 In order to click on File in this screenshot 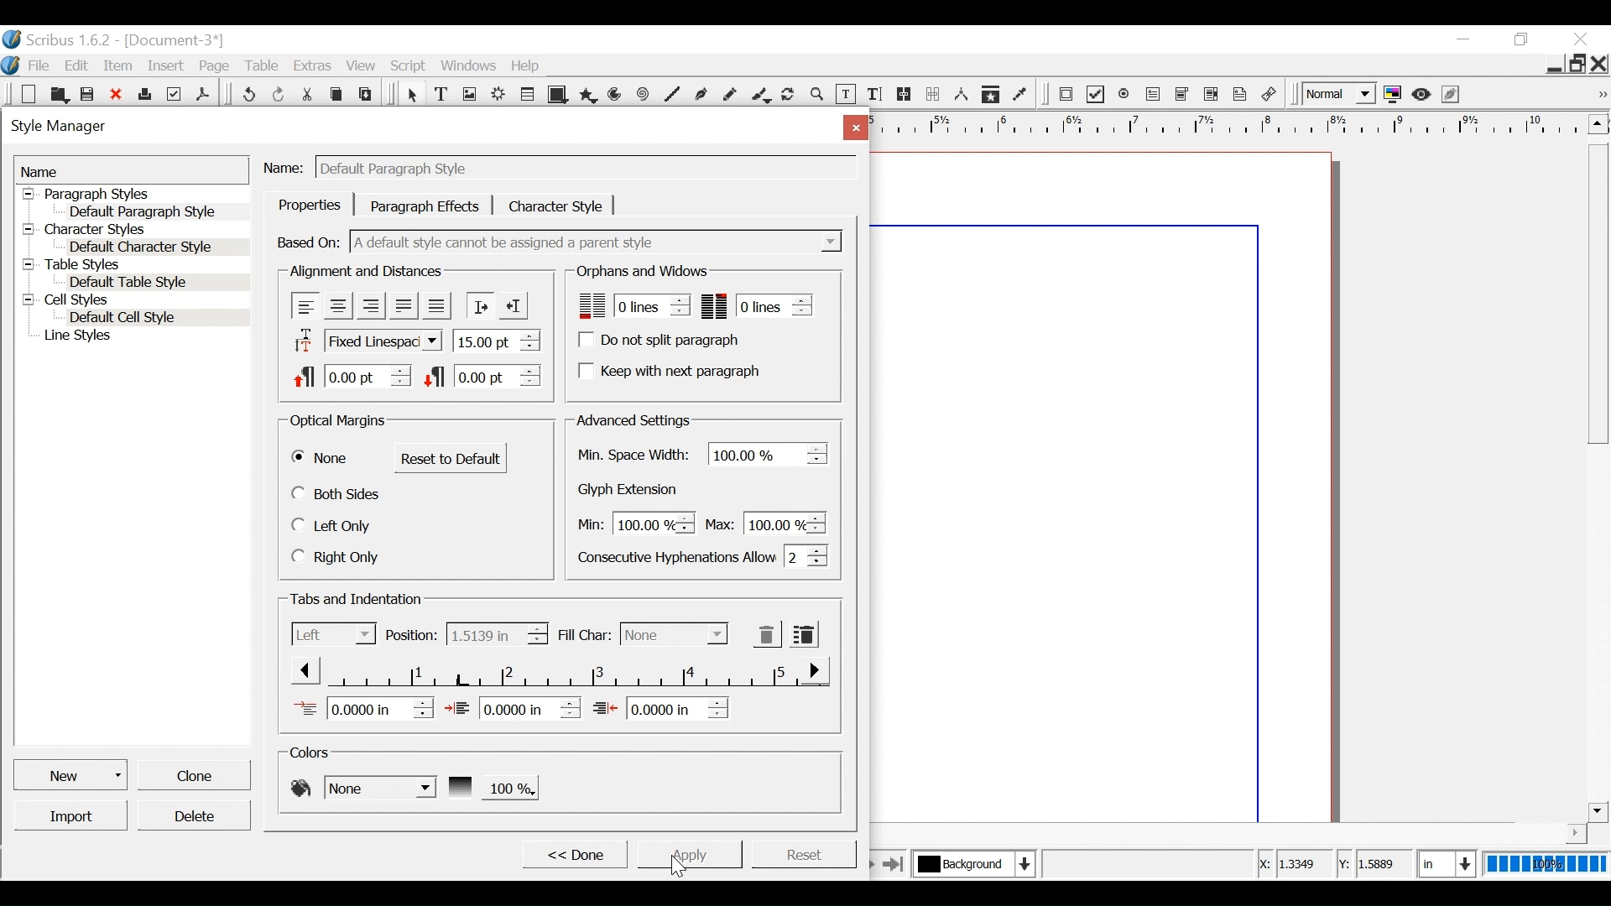, I will do `click(39, 65)`.